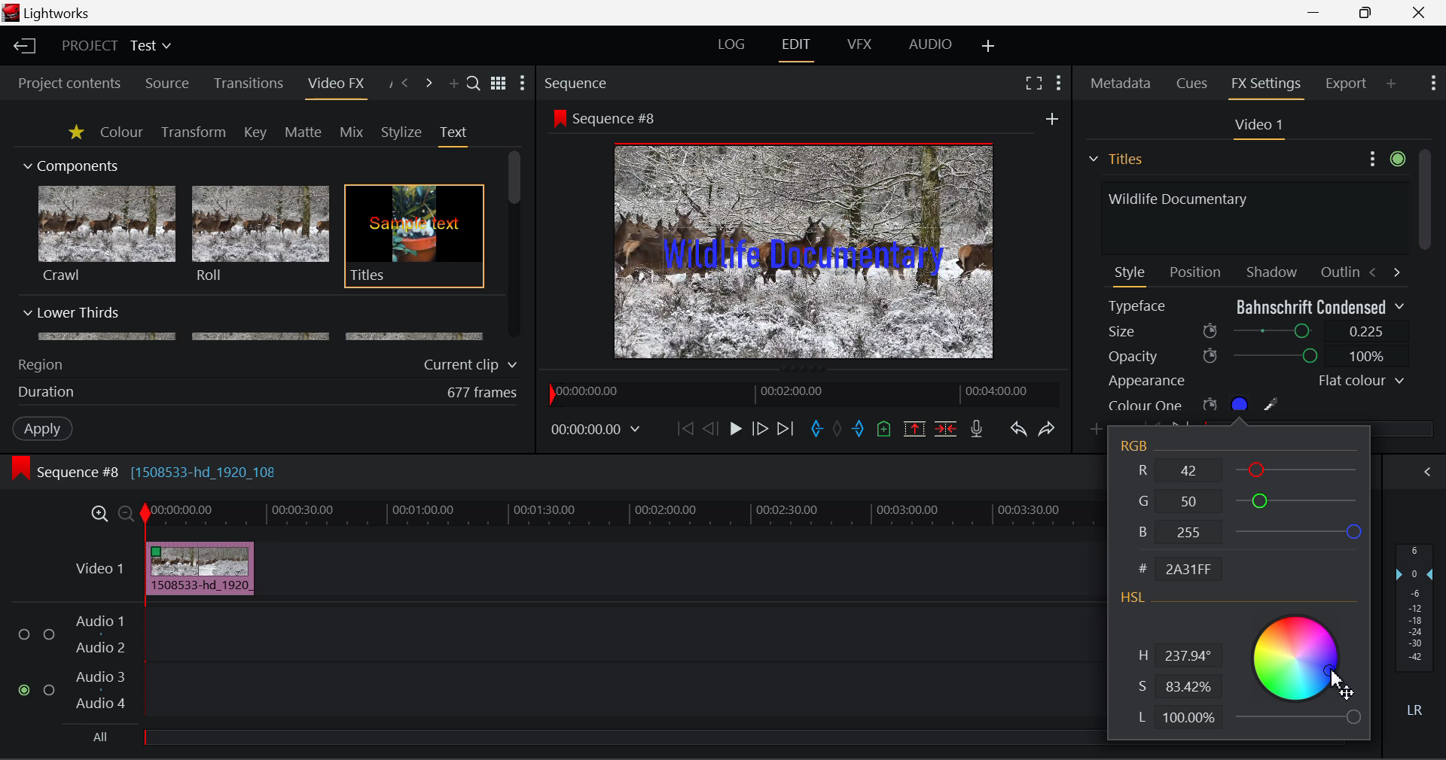 This screenshot has width=1446, height=760. I want to click on Source, so click(167, 85).